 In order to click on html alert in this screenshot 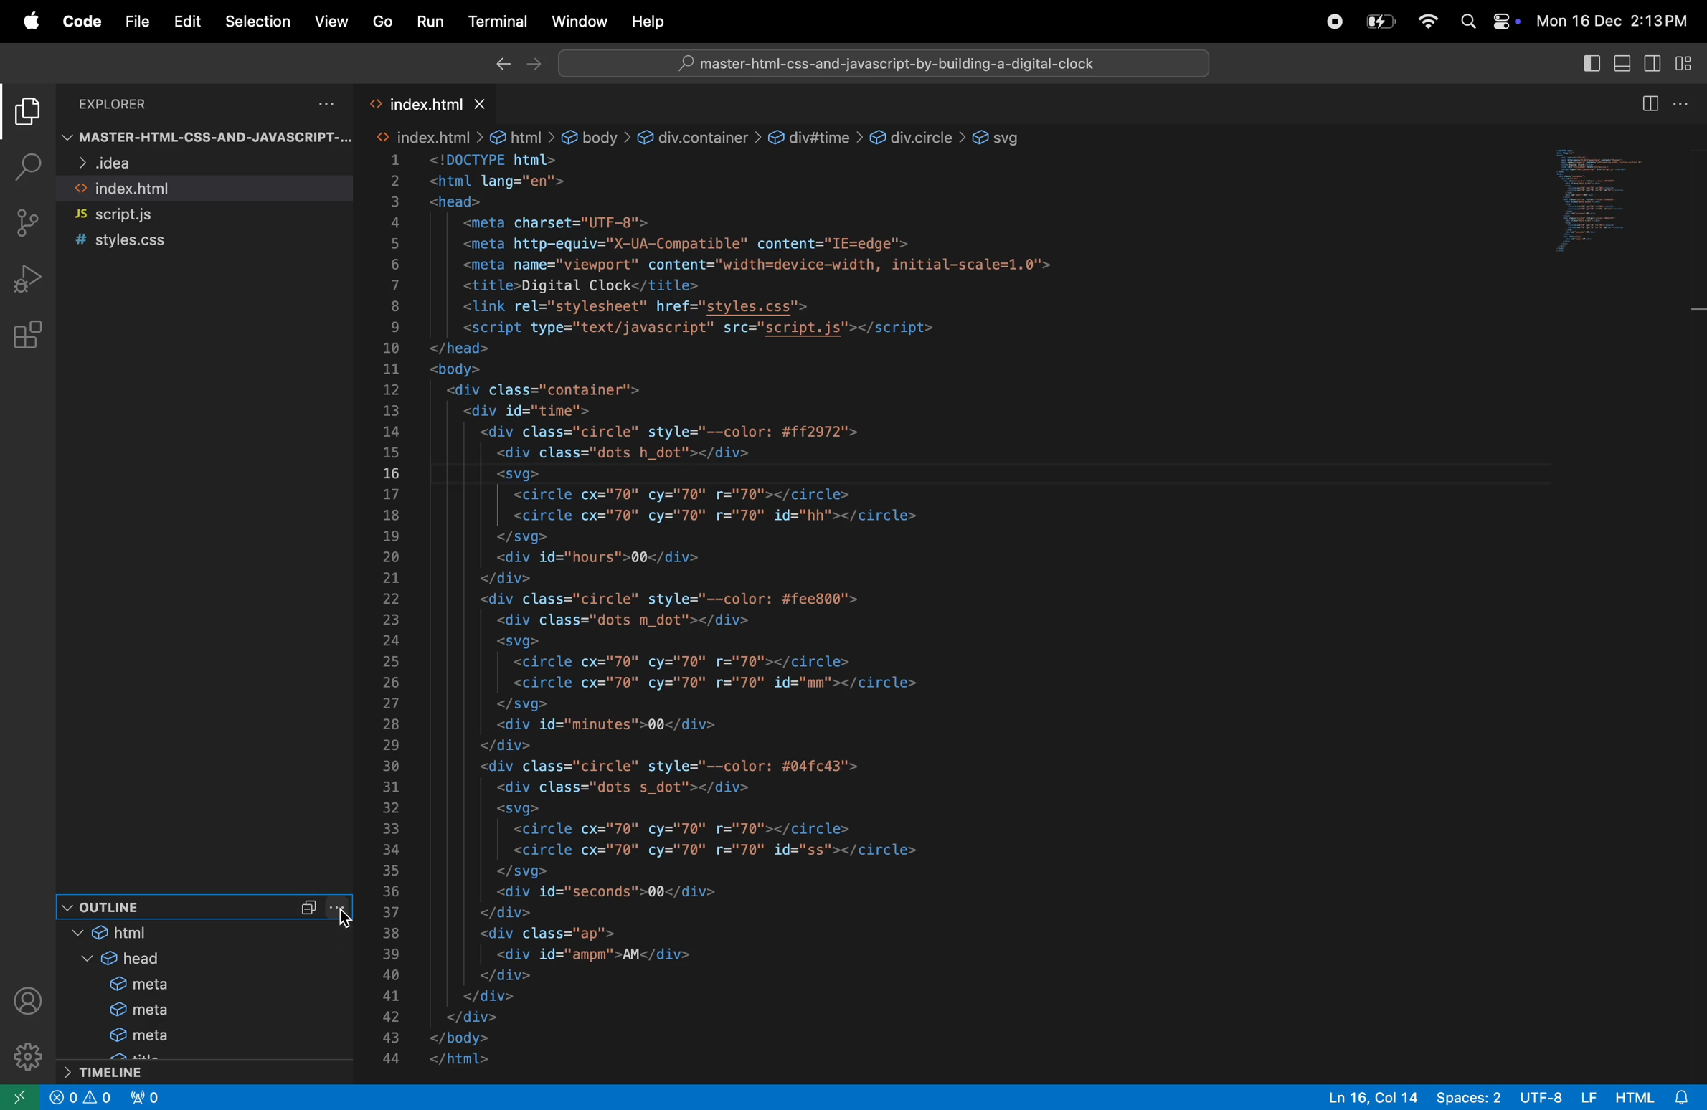, I will do `click(1652, 1097)`.